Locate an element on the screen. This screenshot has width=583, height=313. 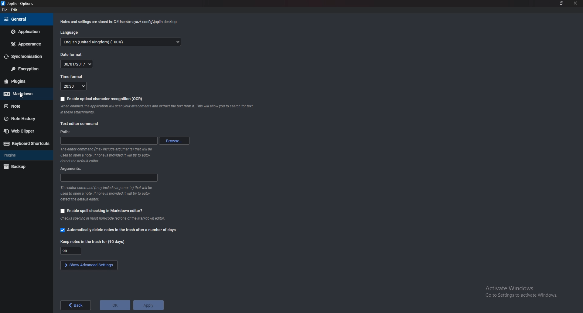
Keyboard shortcuts is located at coordinates (27, 143).